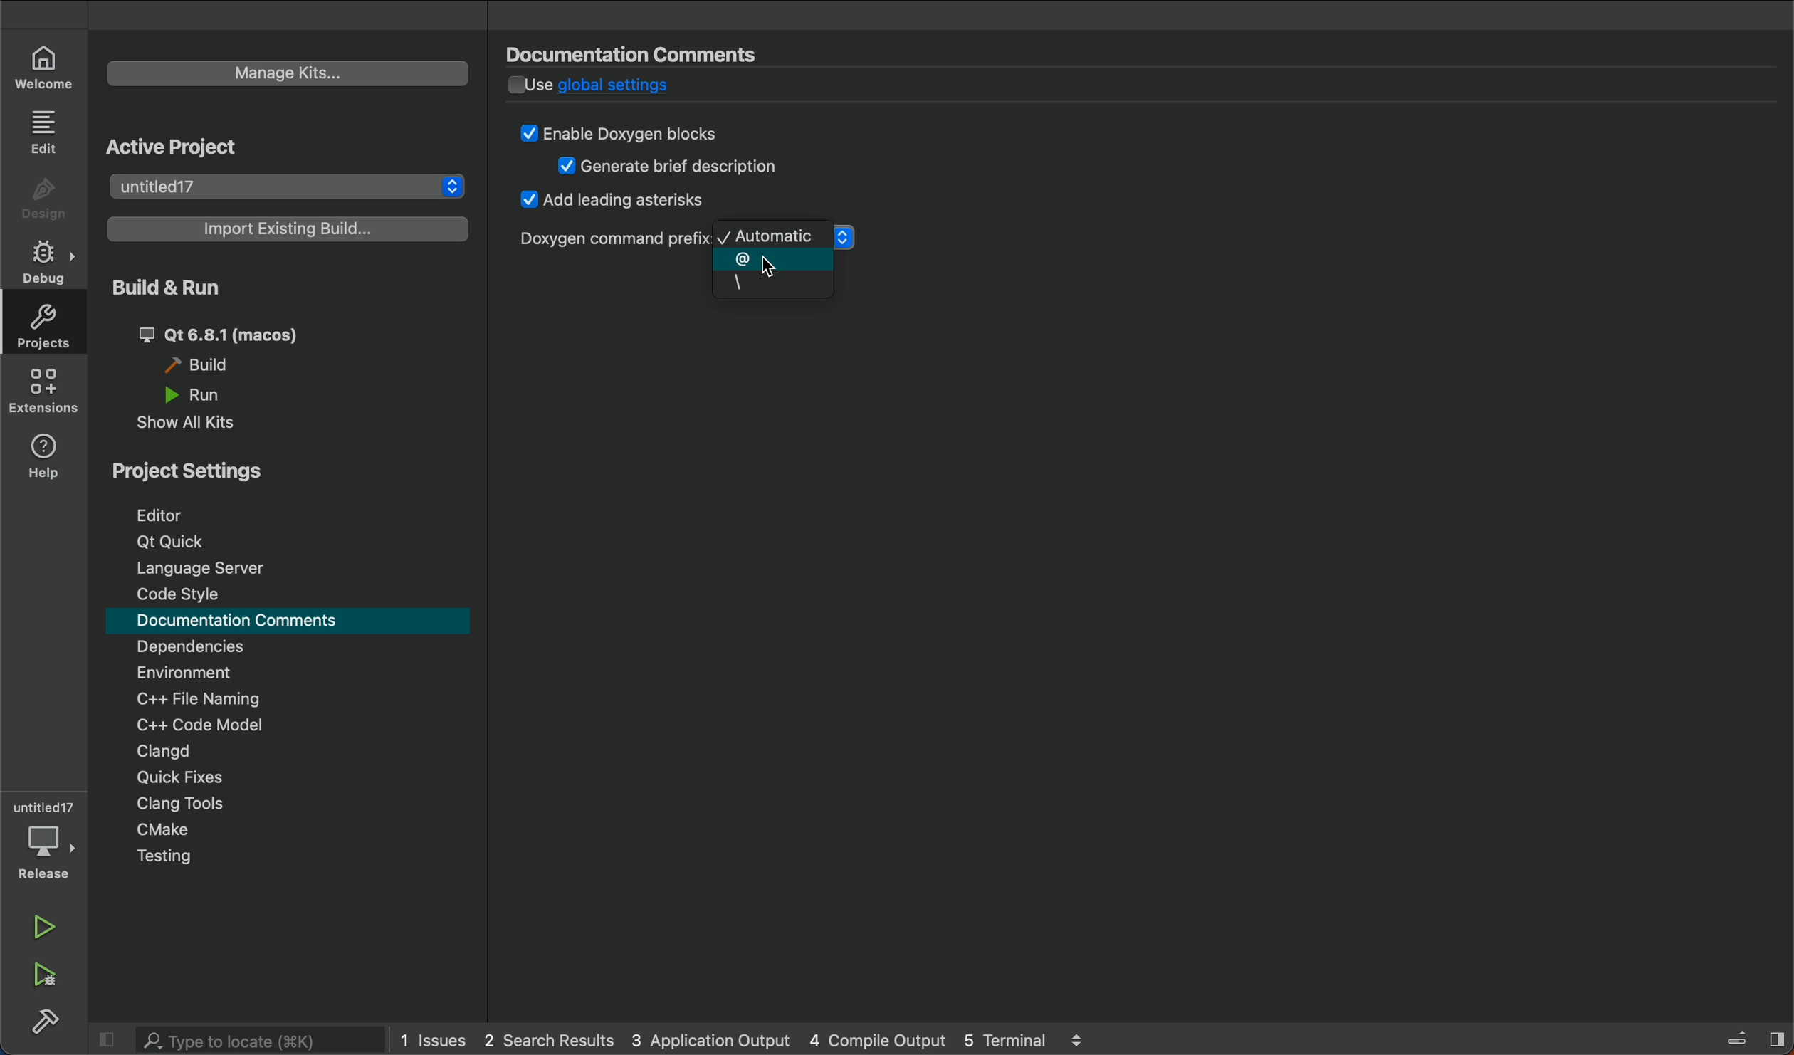 Image resolution: width=1794 pixels, height=1055 pixels. What do you see at coordinates (672, 167) in the screenshot?
I see `generate description ` at bounding box center [672, 167].